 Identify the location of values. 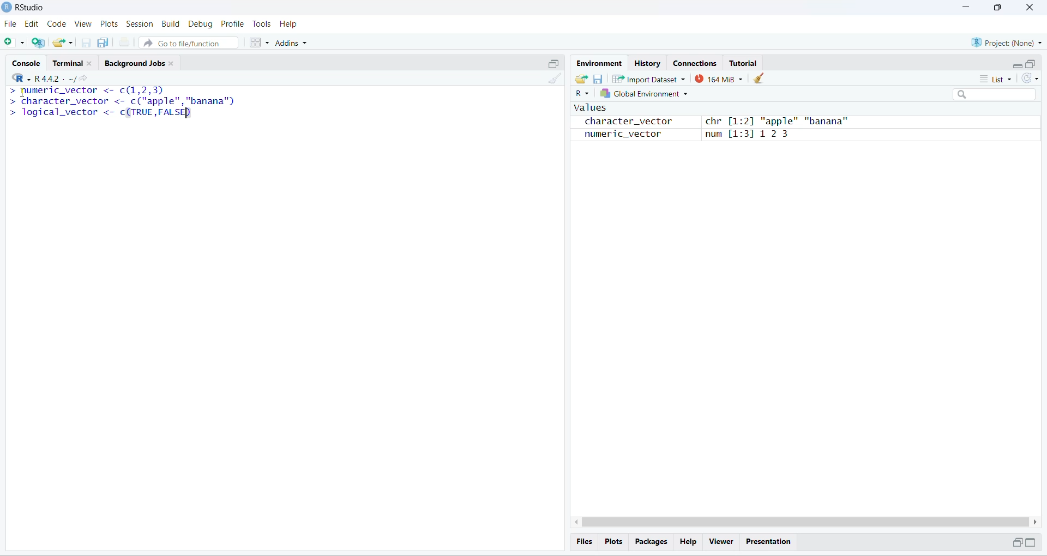
(589, 108).